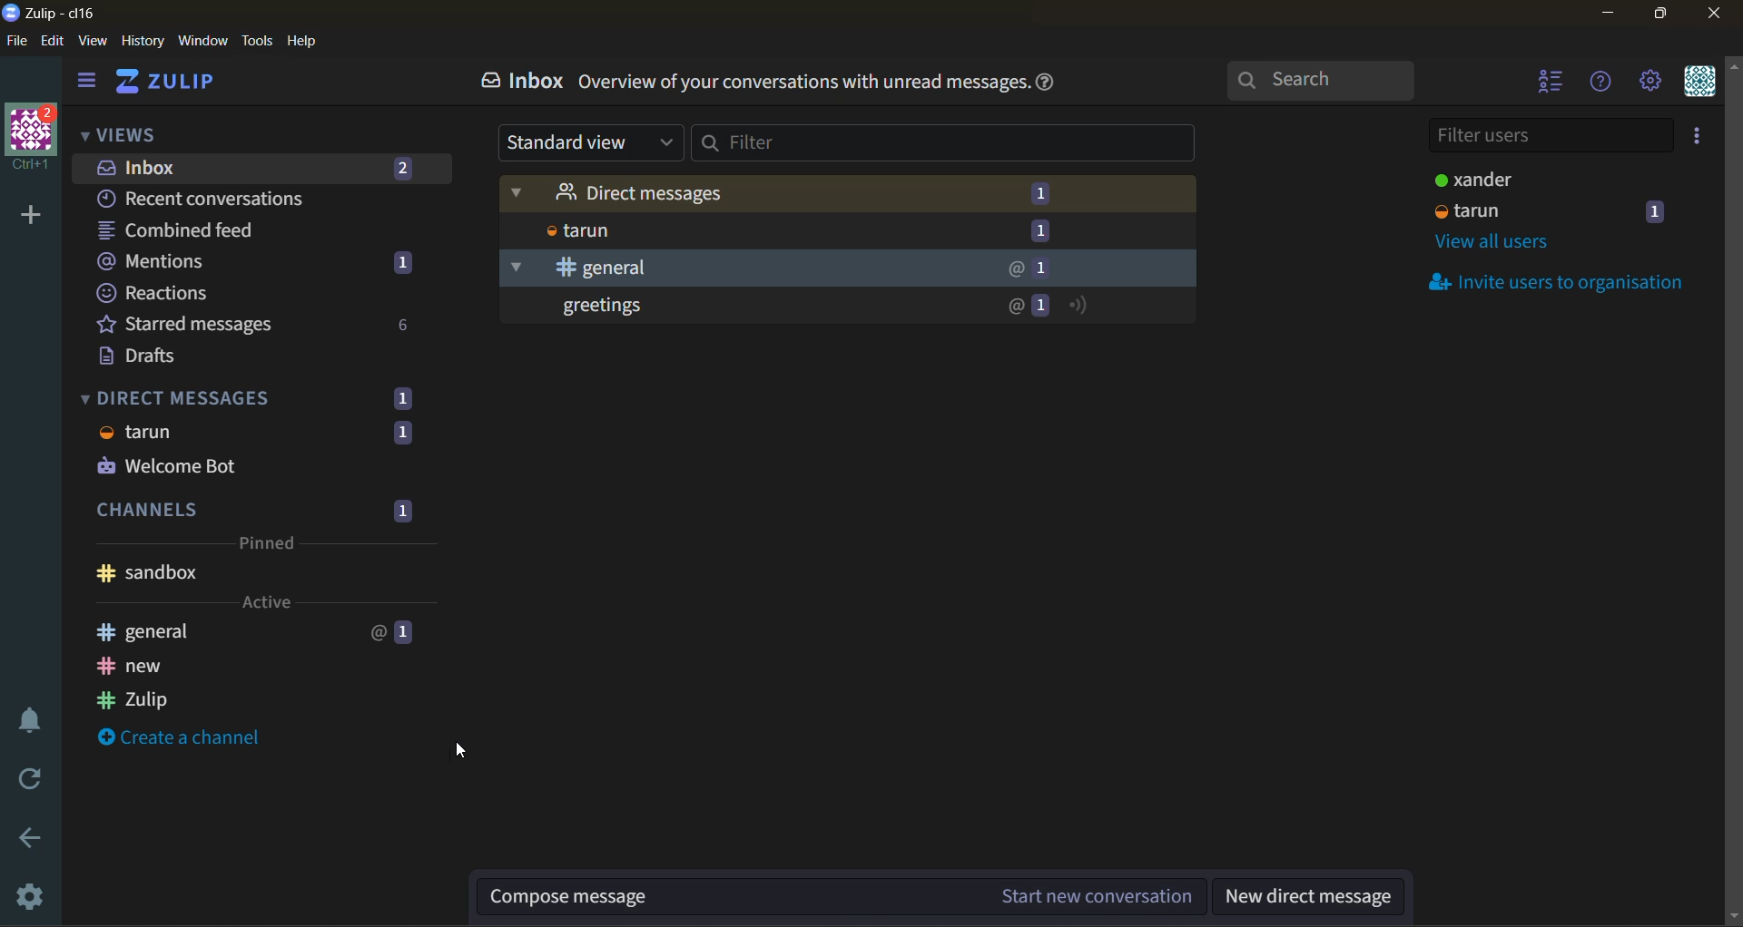 This screenshot has width=1743, height=927. I want to click on Welcome Bot, so click(235, 470).